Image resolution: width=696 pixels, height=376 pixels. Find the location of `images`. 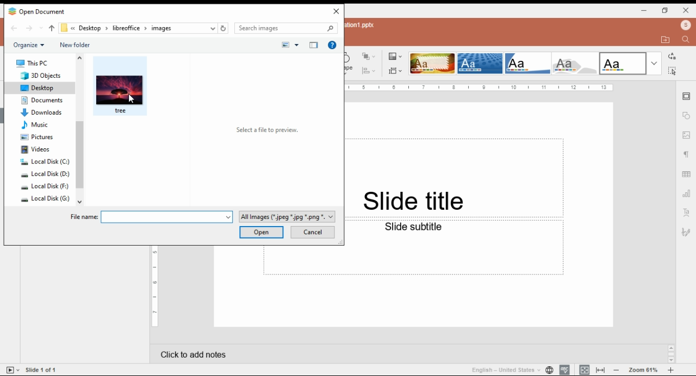

images is located at coordinates (161, 29).